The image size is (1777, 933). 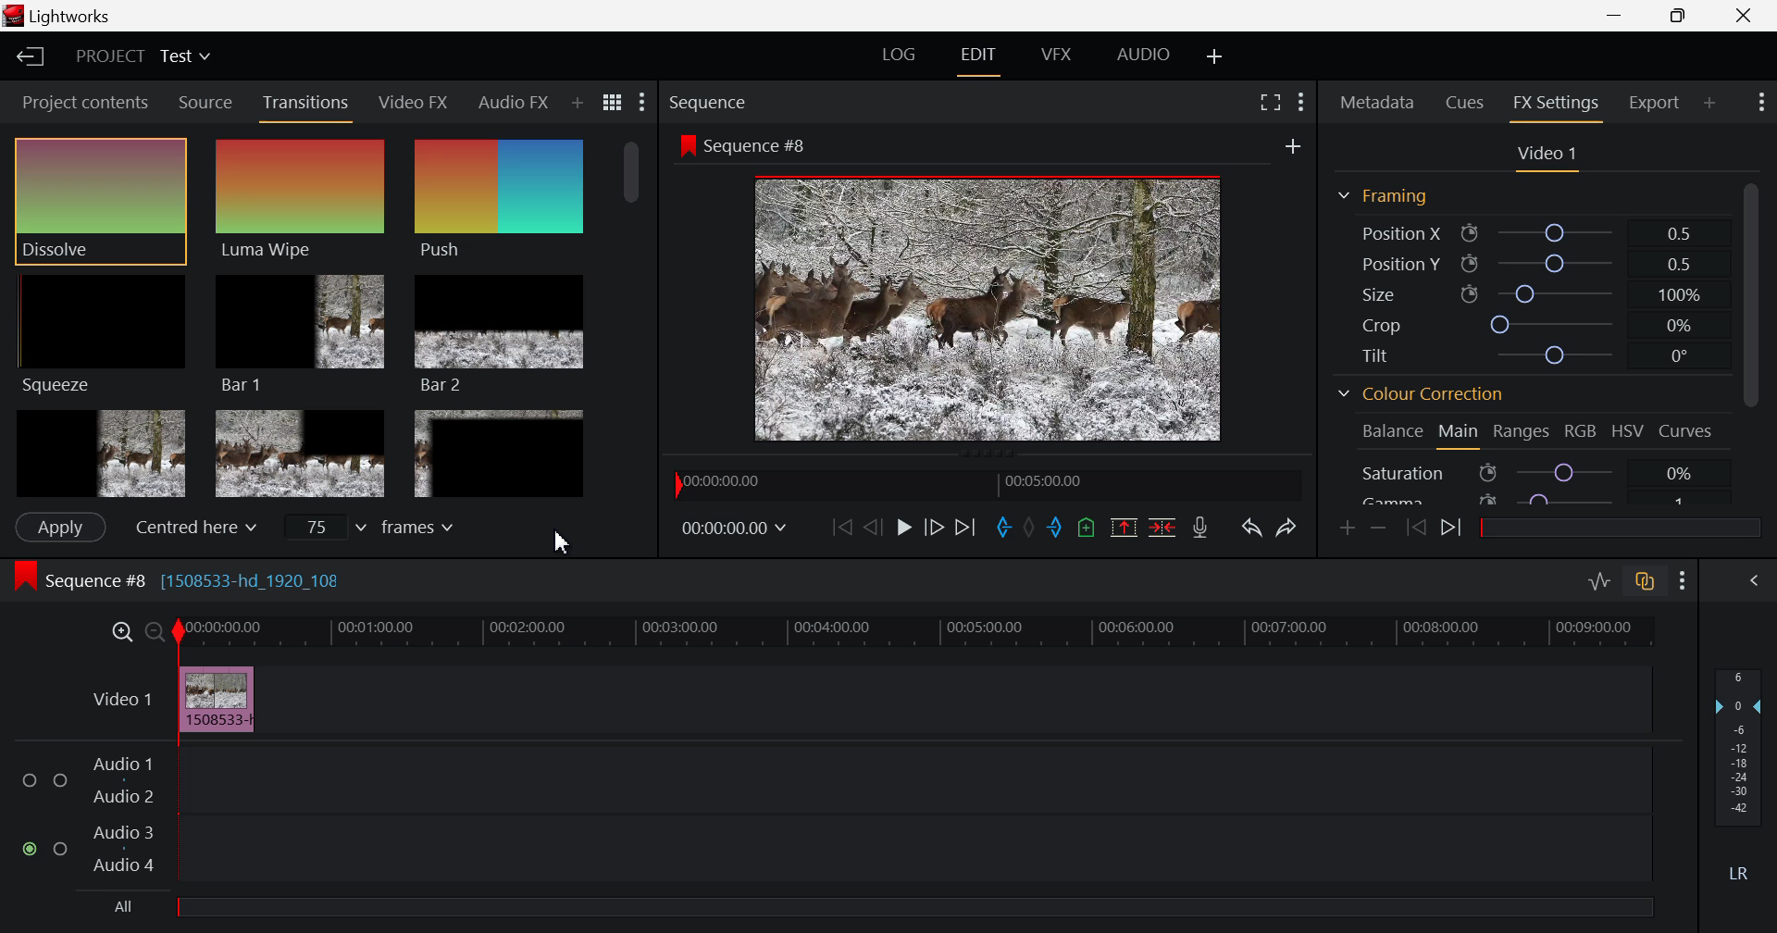 What do you see at coordinates (1523, 355) in the screenshot?
I see `Tilt` at bounding box center [1523, 355].